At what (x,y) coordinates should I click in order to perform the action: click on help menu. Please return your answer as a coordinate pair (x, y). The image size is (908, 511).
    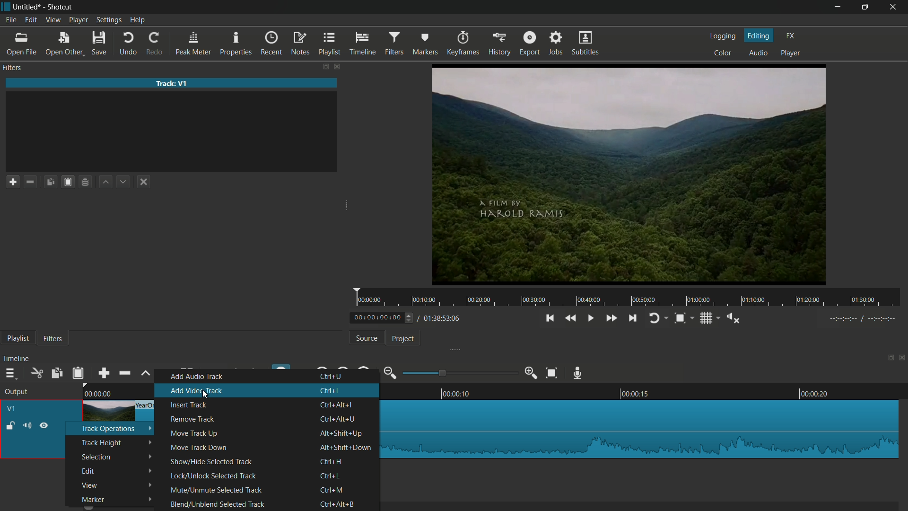
    Looking at the image, I should click on (137, 20).